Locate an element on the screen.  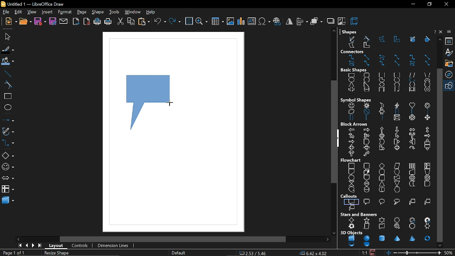
redo is located at coordinates (175, 22).